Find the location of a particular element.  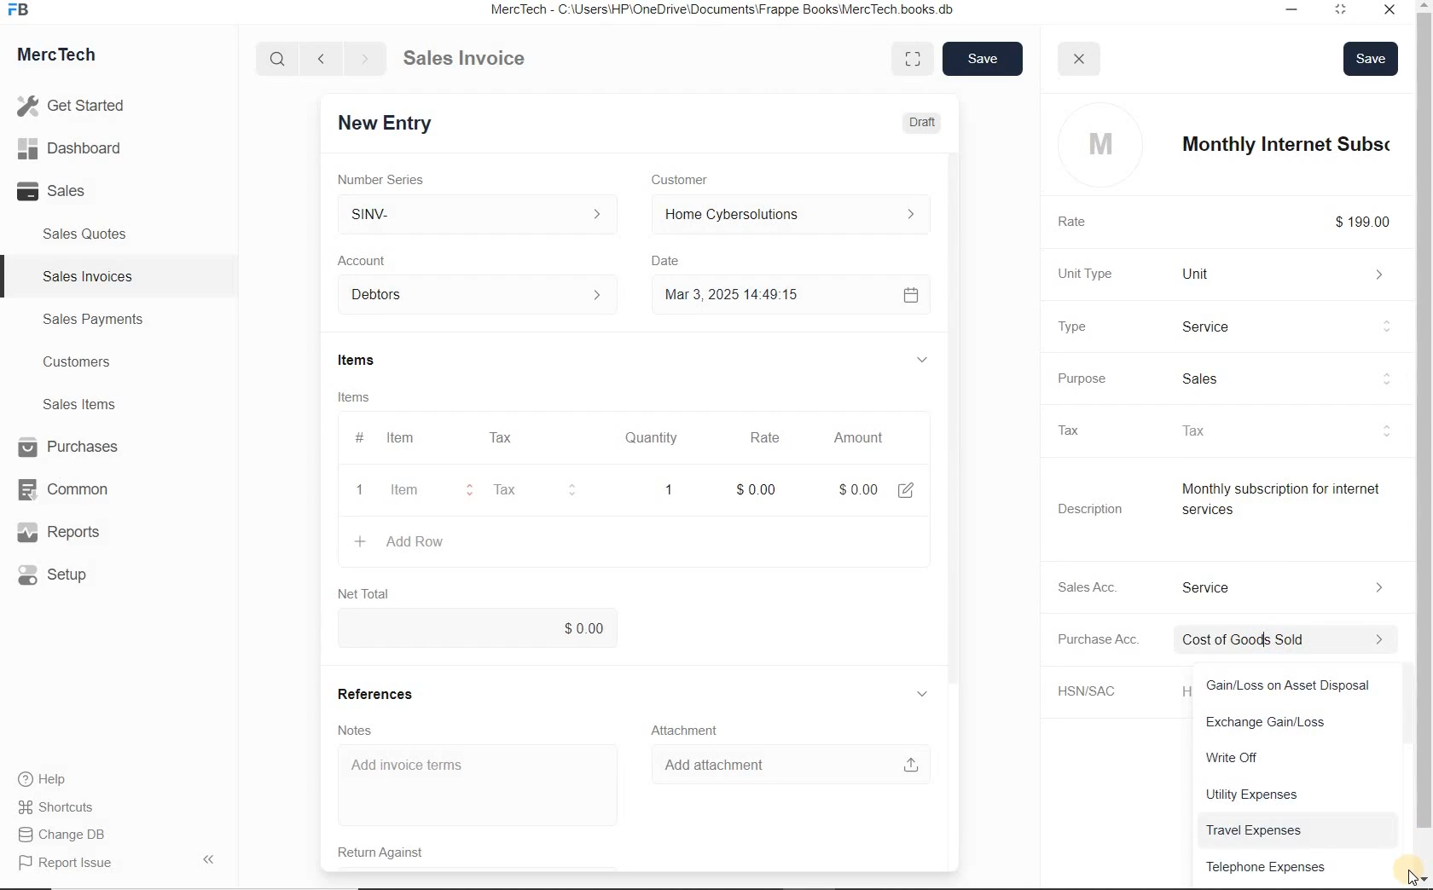

Go forward is located at coordinates (364, 59).